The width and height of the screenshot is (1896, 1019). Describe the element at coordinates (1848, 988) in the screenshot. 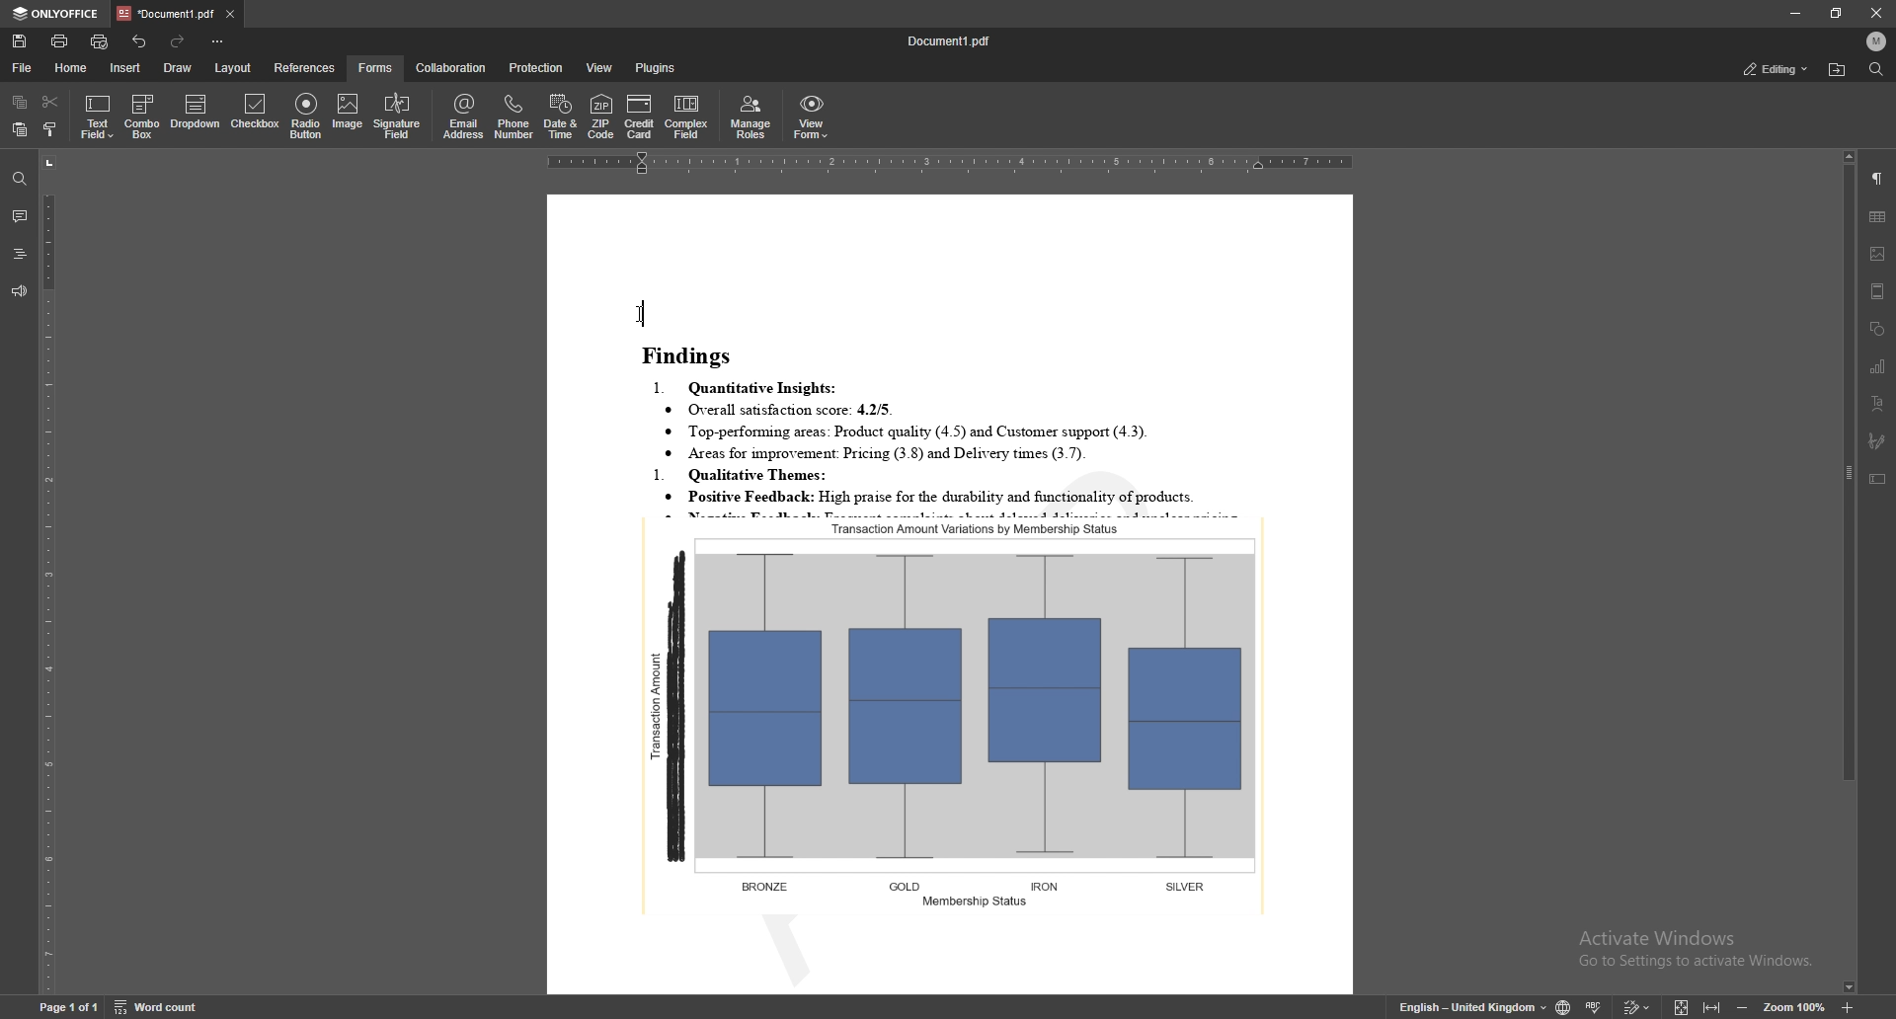

I see `scroll down` at that location.